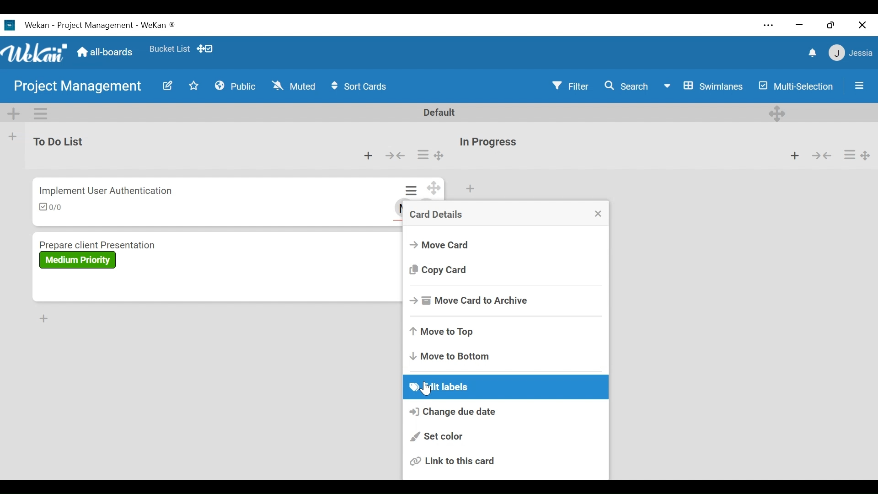 This screenshot has width=878, height=494. Describe the element at coordinates (779, 113) in the screenshot. I see `Desktop drag handles` at that location.